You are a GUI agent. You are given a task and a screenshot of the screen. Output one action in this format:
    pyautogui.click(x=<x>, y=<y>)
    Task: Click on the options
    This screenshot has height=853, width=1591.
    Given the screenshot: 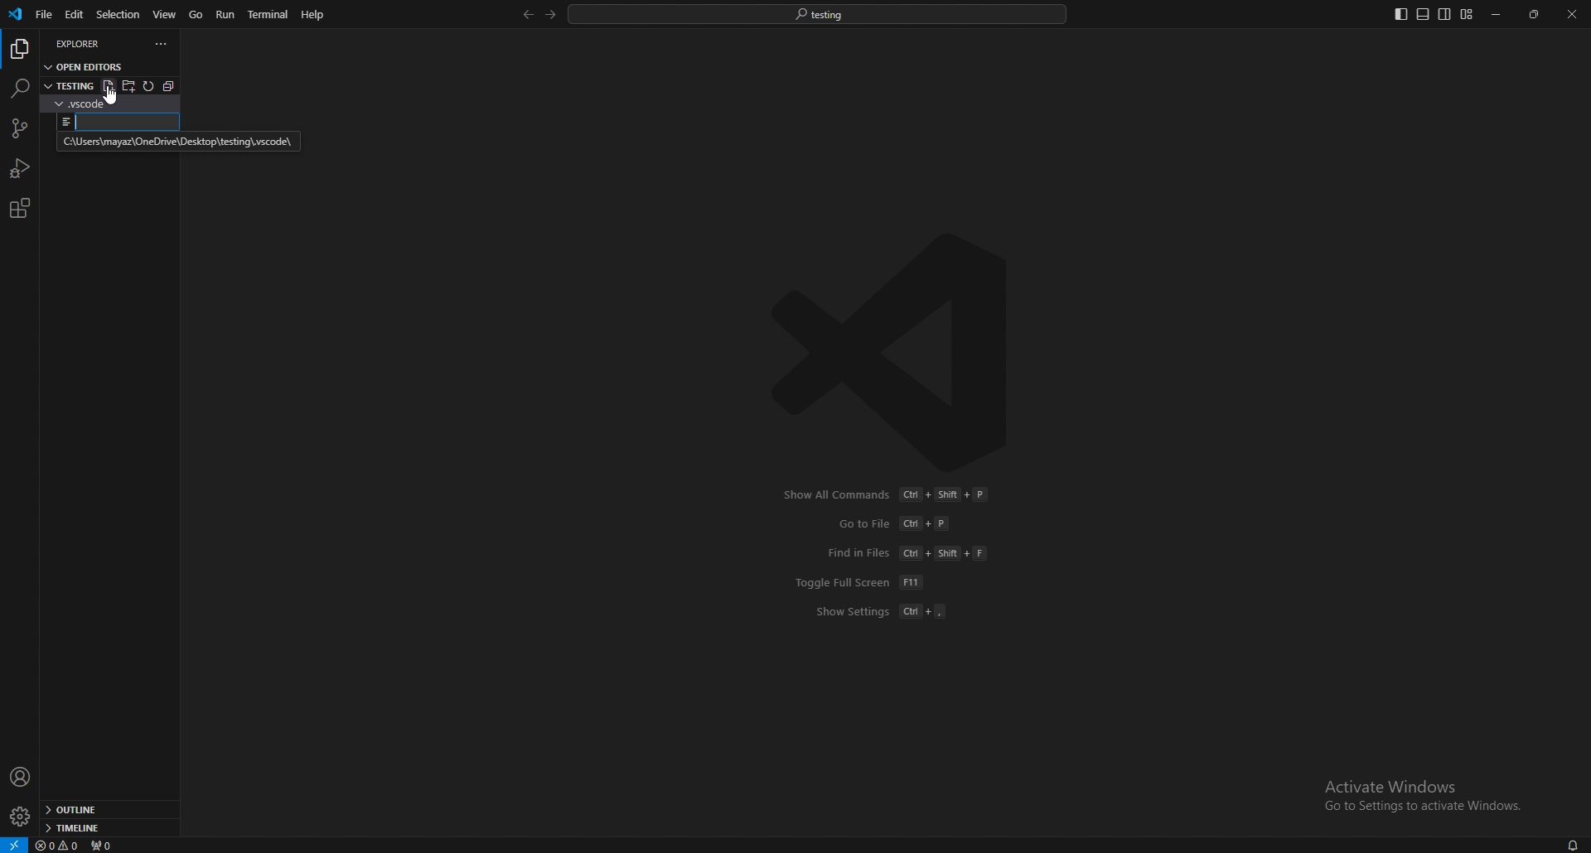 What is the action you would take?
    pyautogui.click(x=162, y=44)
    